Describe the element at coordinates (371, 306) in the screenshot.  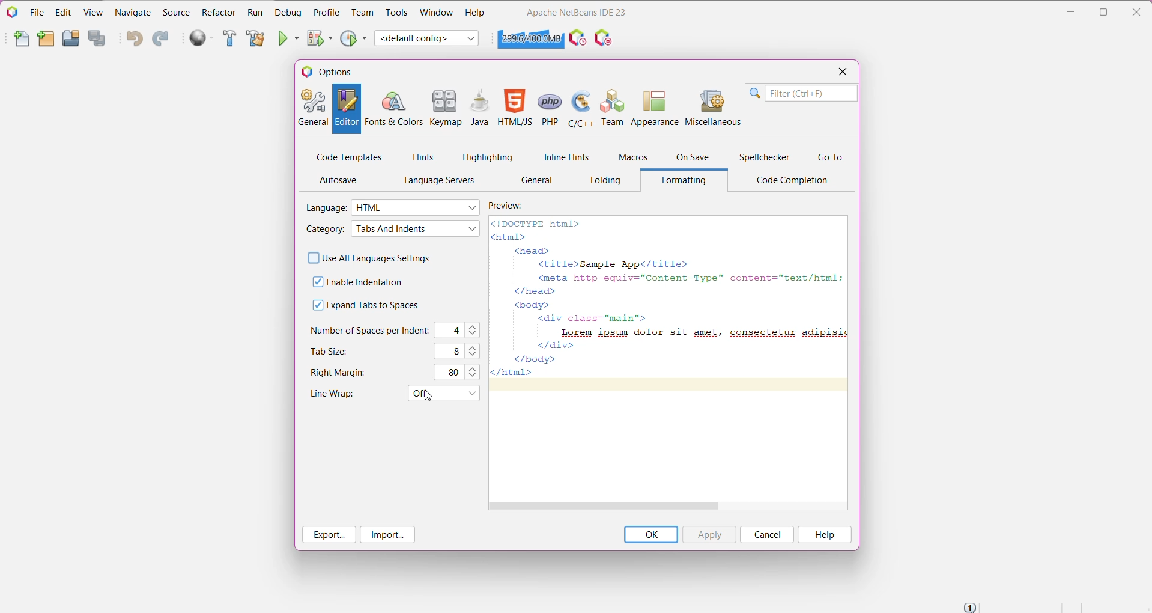
I see `Expand Tabs to Spaces - click to enable` at that location.